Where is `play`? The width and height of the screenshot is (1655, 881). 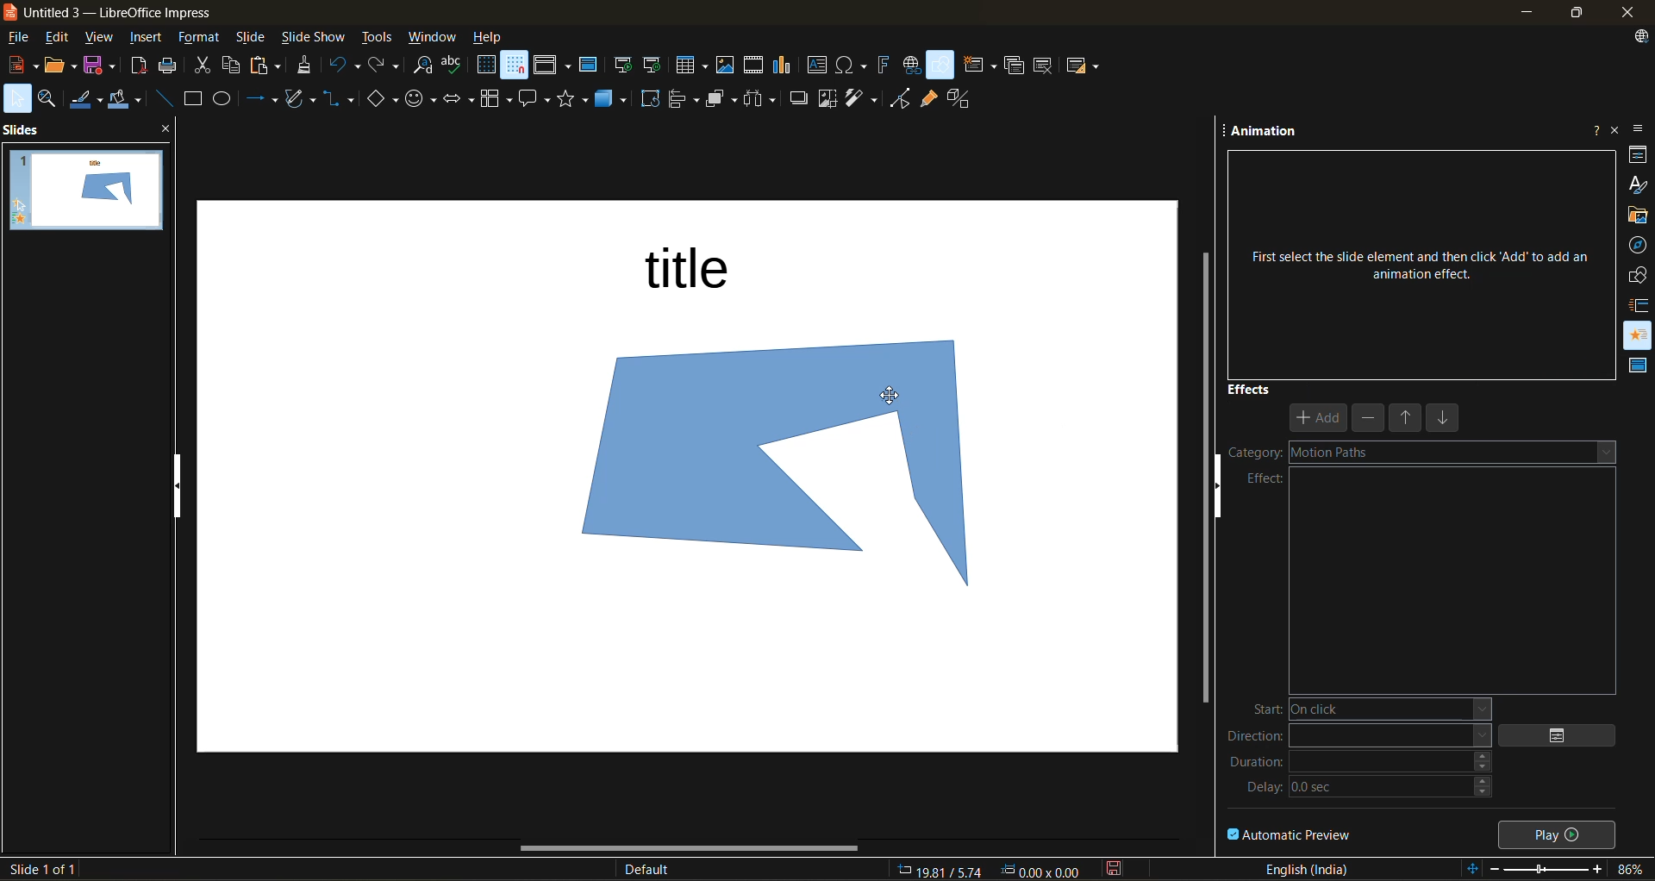 play is located at coordinates (1561, 833).